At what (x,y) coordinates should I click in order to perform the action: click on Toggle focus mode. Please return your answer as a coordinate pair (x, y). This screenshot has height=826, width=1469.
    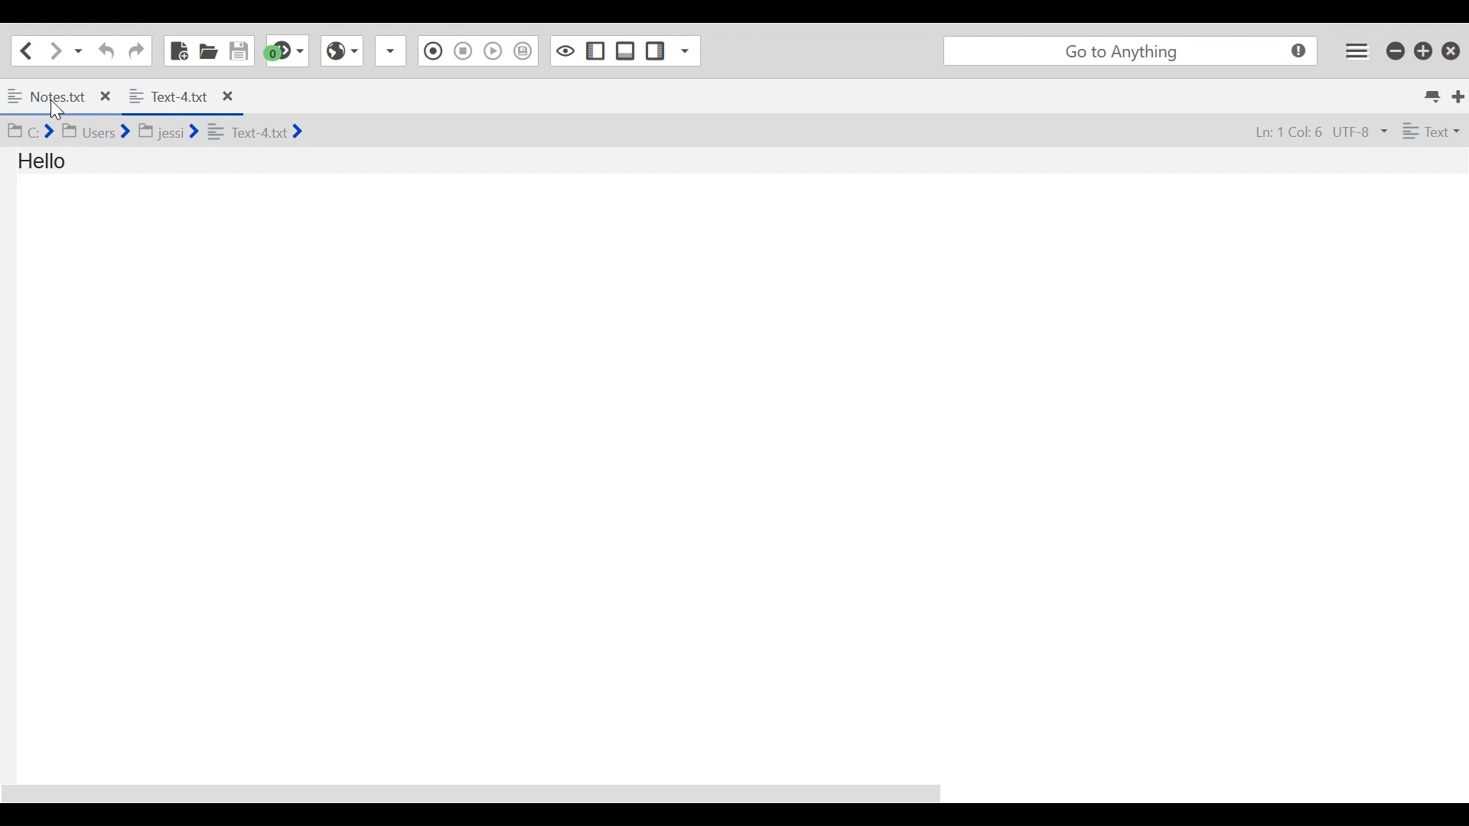
    Looking at the image, I should click on (563, 50).